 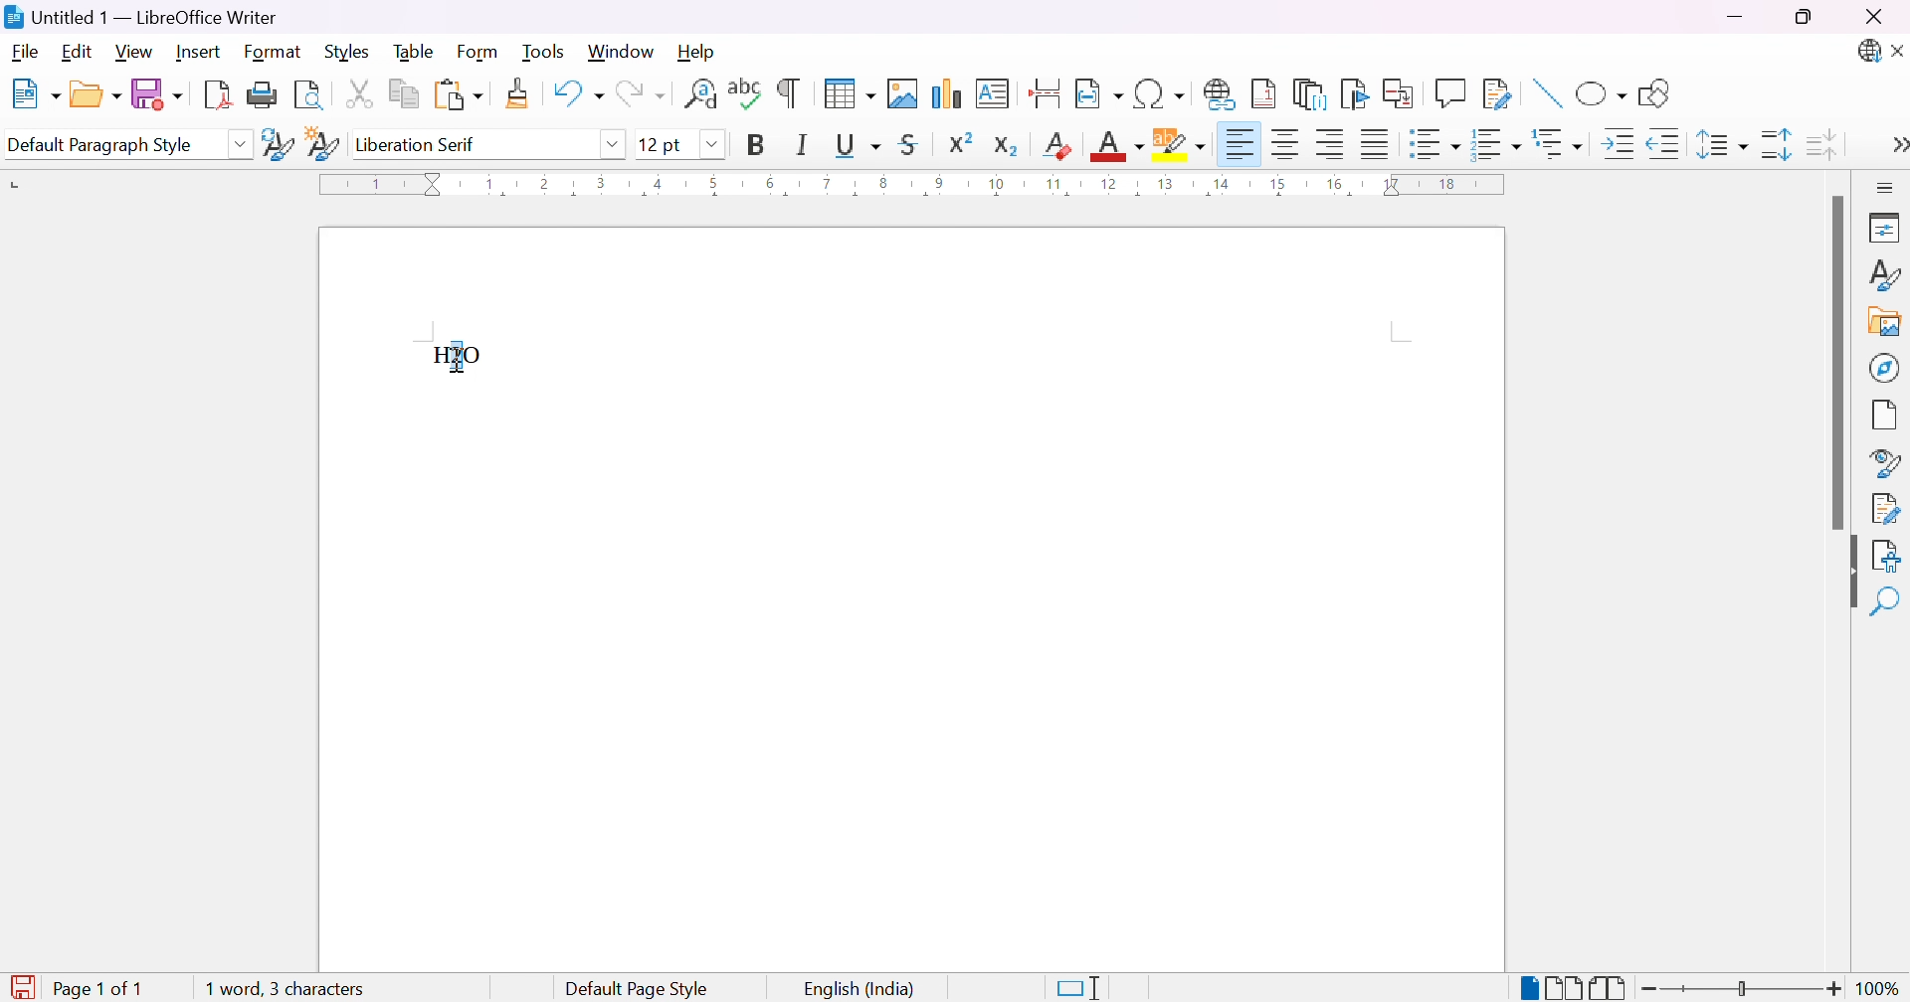 What do you see at coordinates (622, 53) in the screenshot?
I see `Window` at bounding box center [622, 53].